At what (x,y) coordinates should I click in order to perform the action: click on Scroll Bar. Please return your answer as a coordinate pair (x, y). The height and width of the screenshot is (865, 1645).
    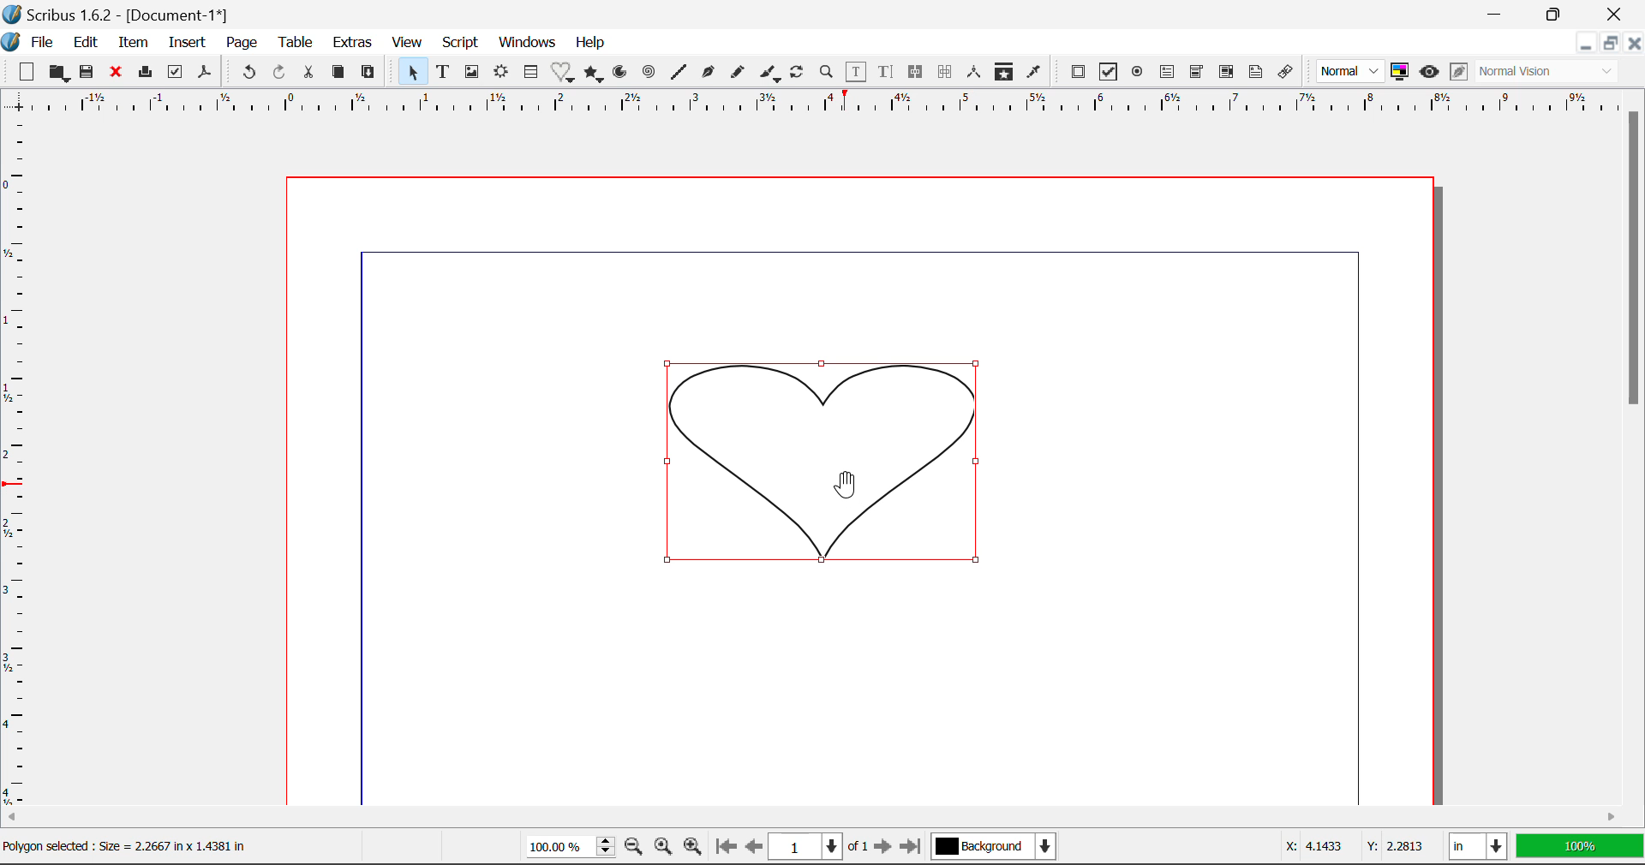
    Looking at the image, I should click on (1635, 443).